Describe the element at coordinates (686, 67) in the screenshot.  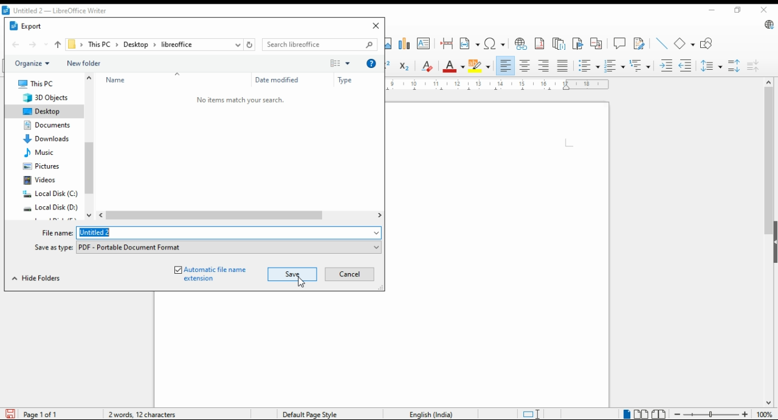
I see `decrease indent` at that location.